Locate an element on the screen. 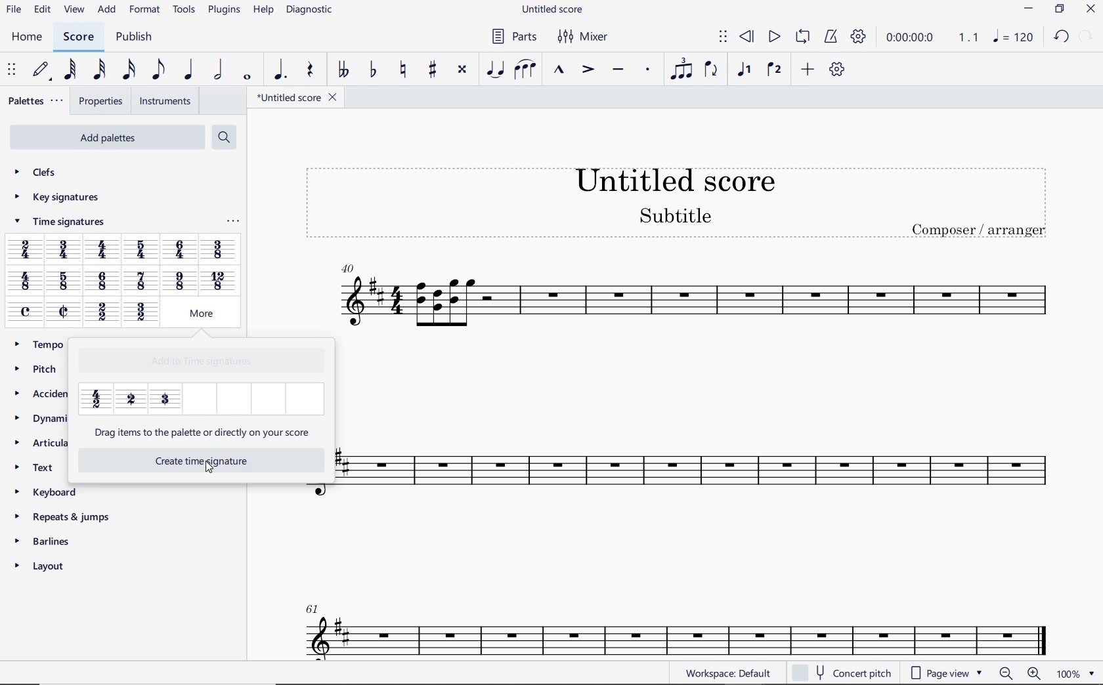 Image resolution: width=1103 pixels, height=685 pixels. FORMAT is located at coordinates (144, 9).